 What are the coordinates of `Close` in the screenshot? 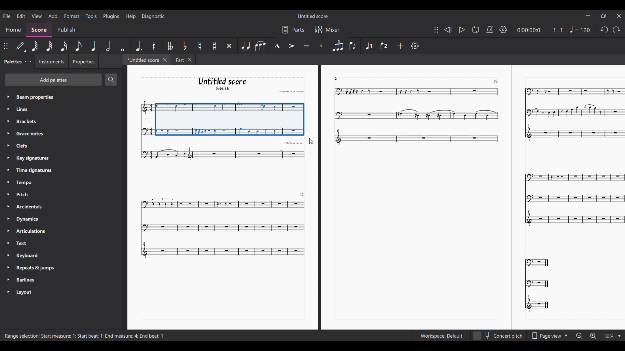 It's located at (191, 60).